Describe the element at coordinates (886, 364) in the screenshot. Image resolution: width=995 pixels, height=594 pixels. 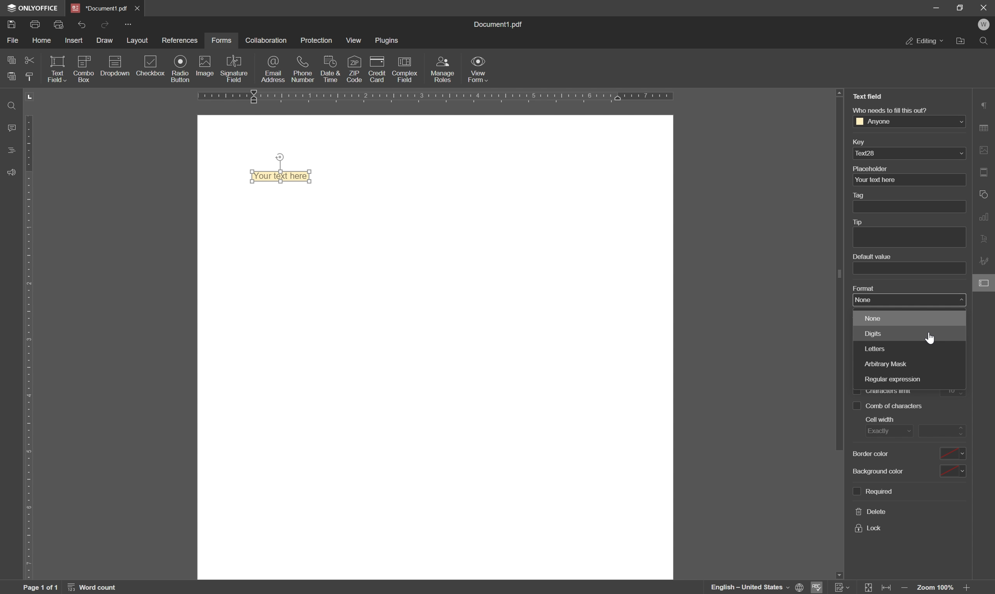
I see `arbitrary mask` at that location.